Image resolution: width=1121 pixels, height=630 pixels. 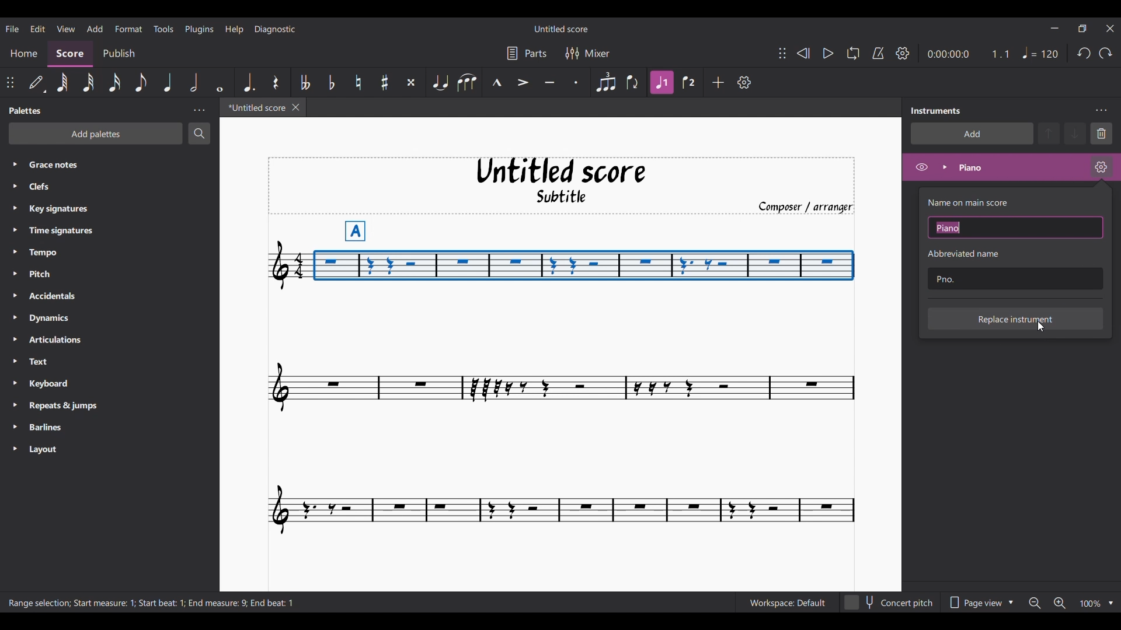 What do you see at coordinates (276, 29) in the screenshot?
I see `Diagnostic menu` at bounding box center [276, 29].